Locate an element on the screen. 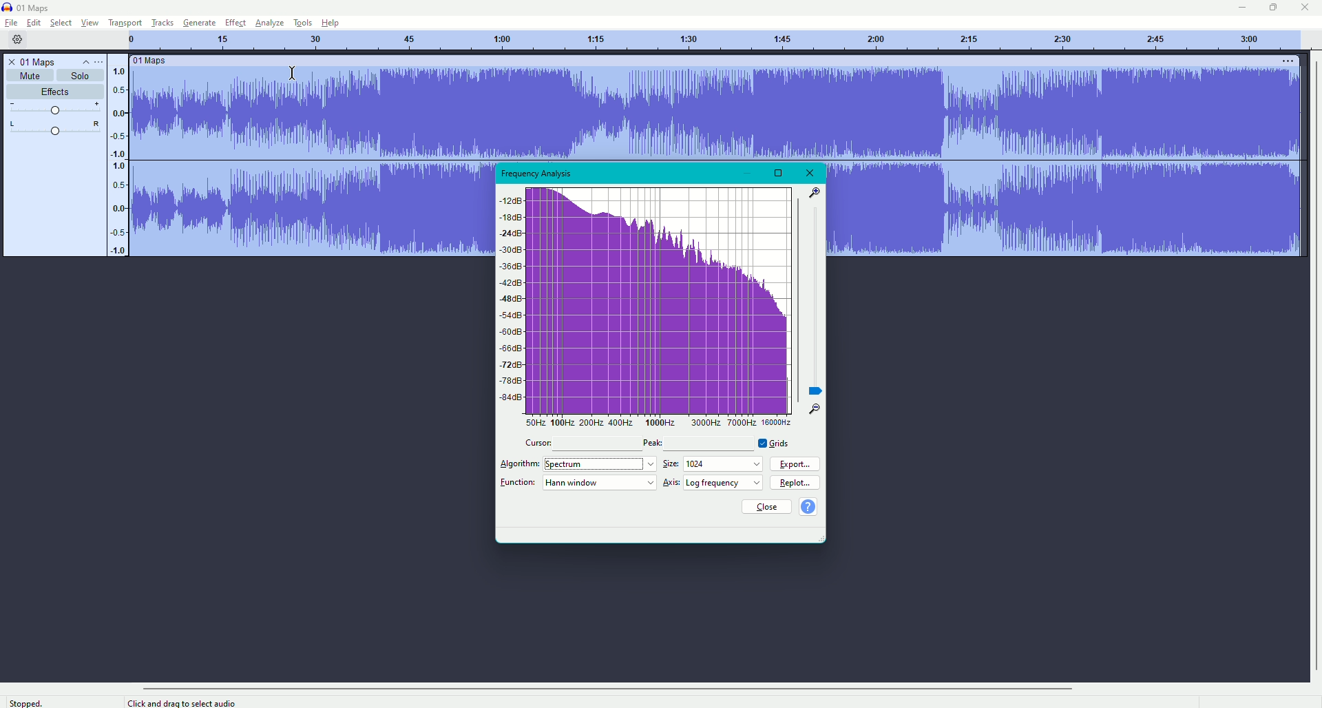  Effect is located at coordinates (232, 23).